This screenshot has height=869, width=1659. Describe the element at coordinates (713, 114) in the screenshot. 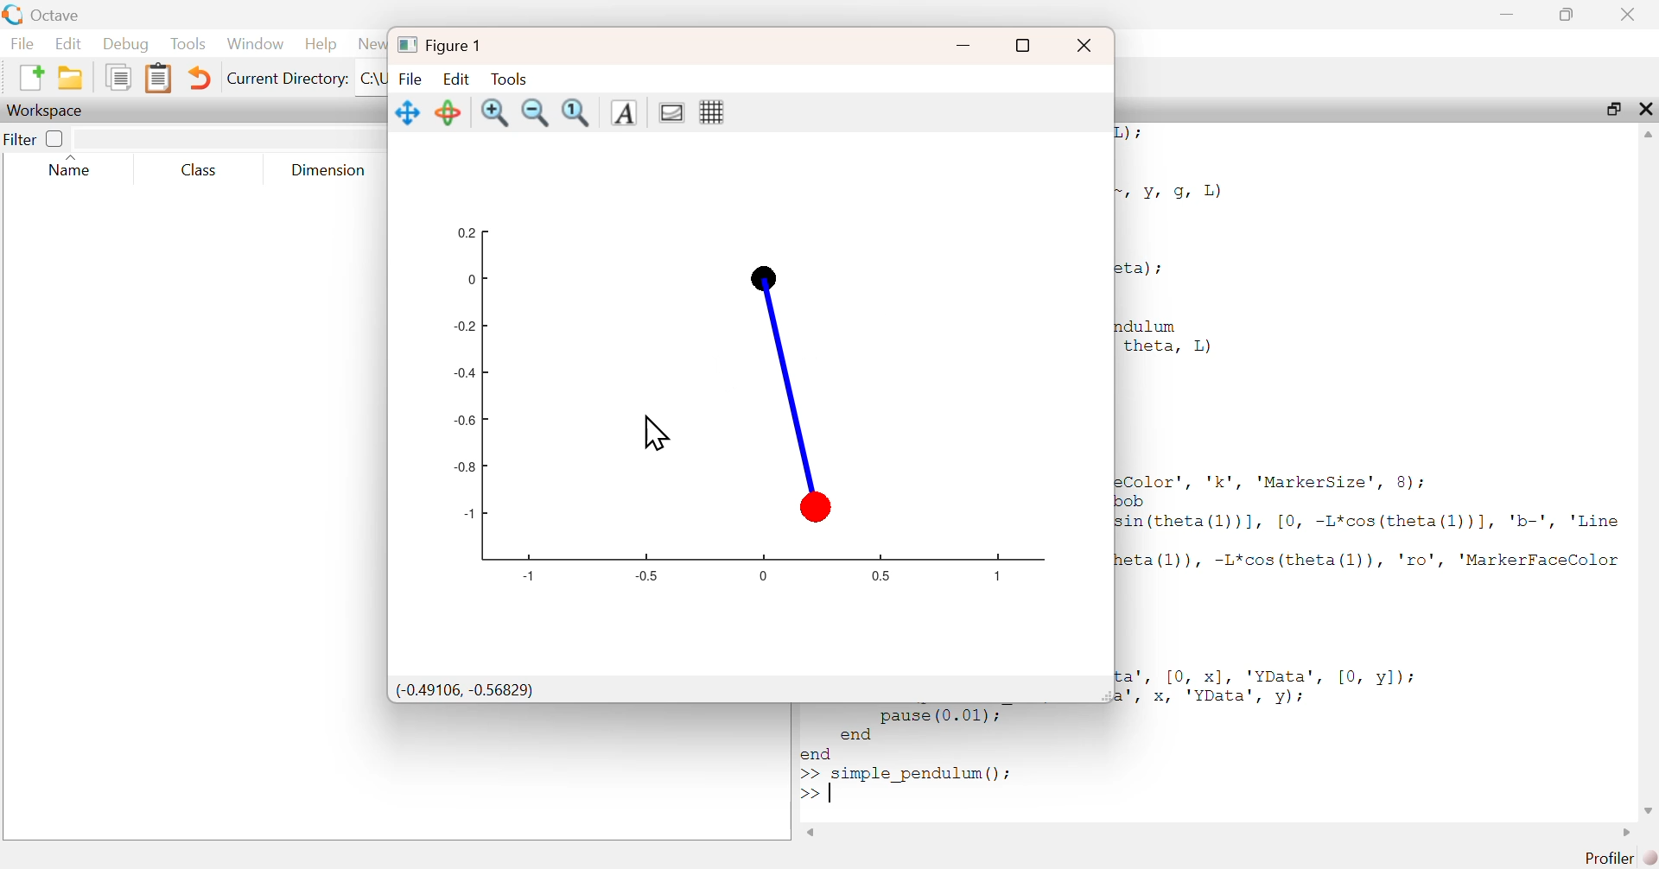

I see `toggle current axes grid visibility` at that location.